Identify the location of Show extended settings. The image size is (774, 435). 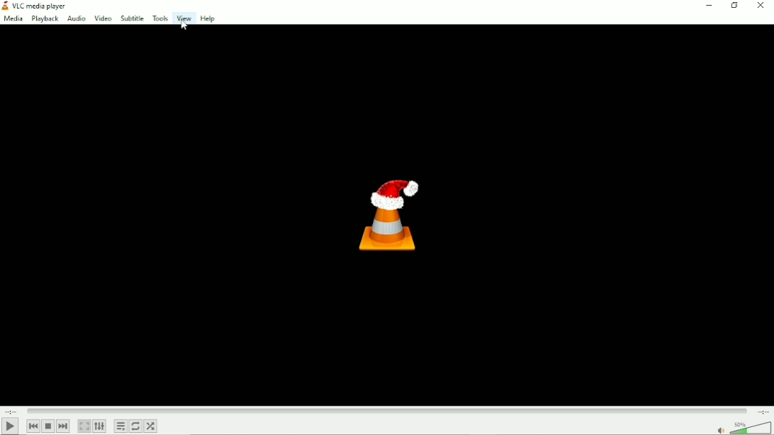
(99, 426).